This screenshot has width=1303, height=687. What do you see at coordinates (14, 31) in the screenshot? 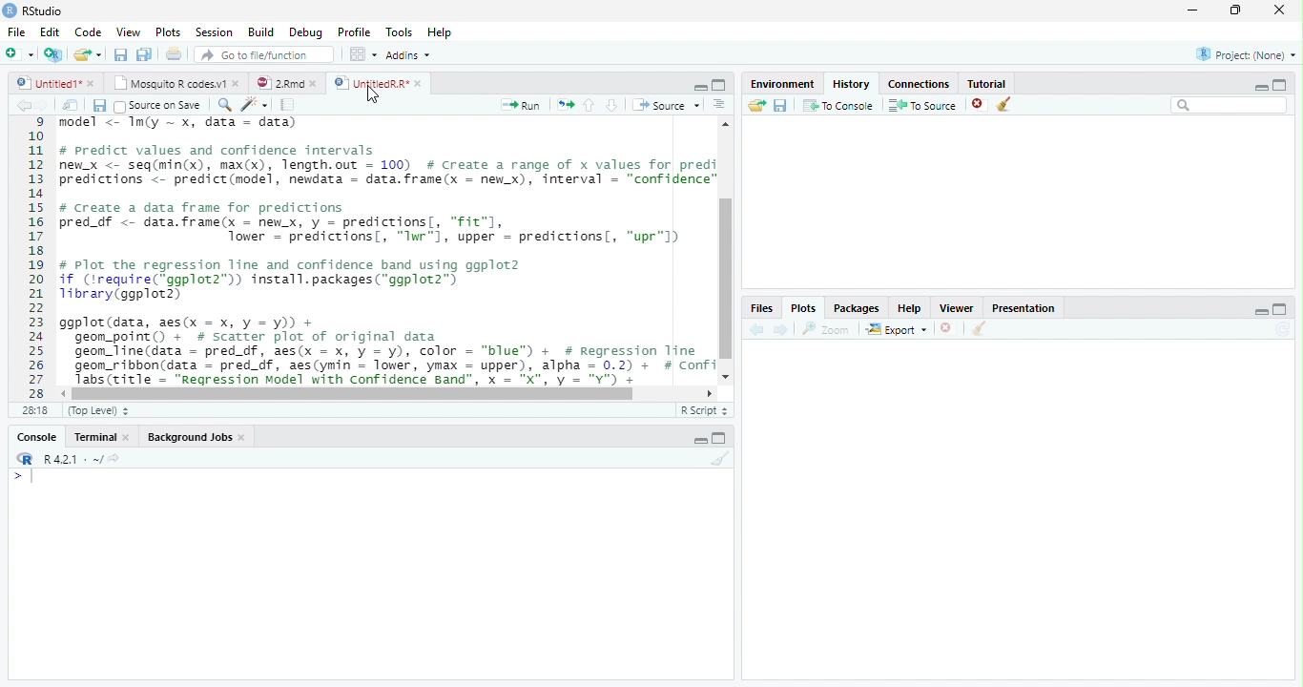
I see `File` at bounding box center [14, 31].